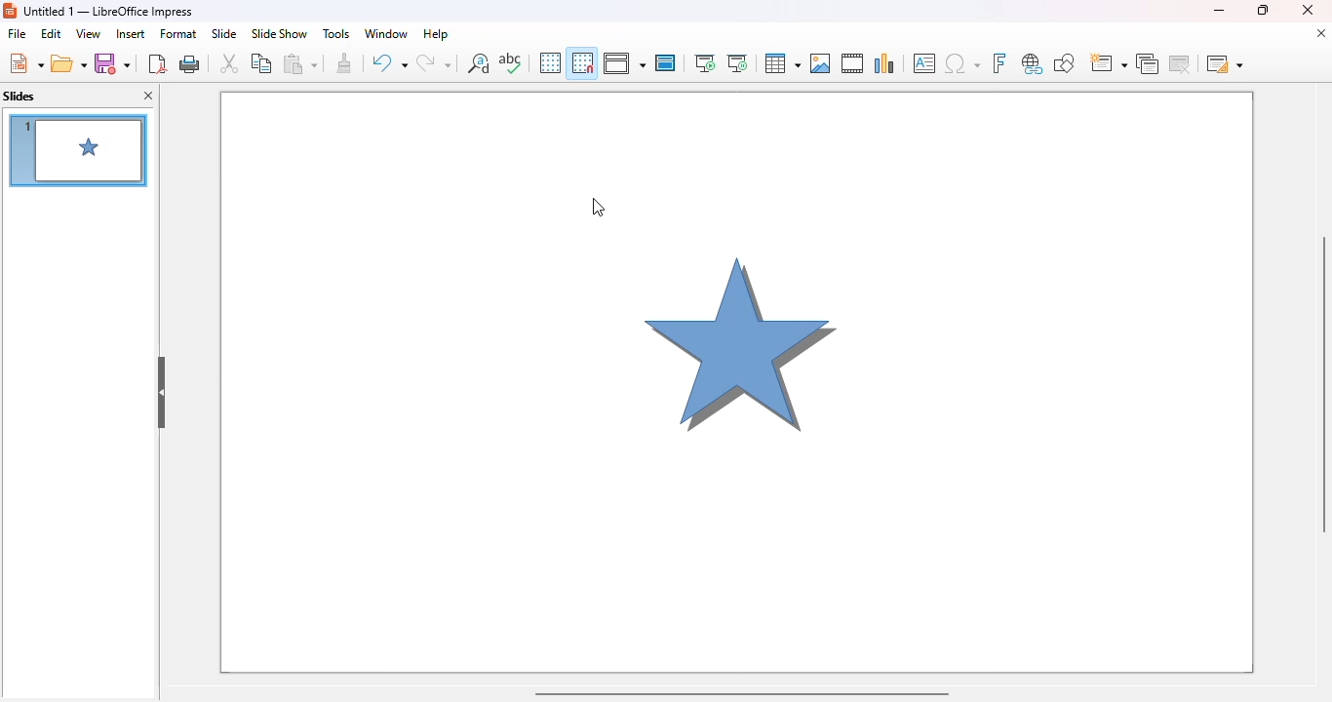  I want to click on vertical scrollbar, so click(1323, 384).